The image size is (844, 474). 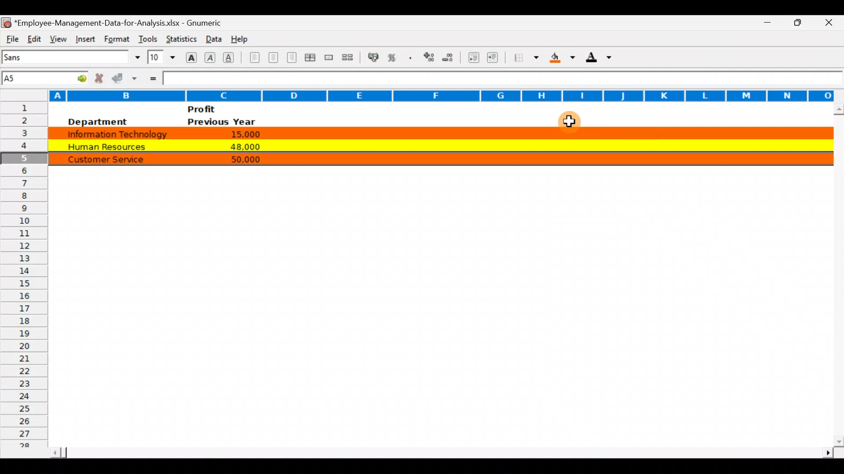 I want to click on View, so click(x=56, y=38).